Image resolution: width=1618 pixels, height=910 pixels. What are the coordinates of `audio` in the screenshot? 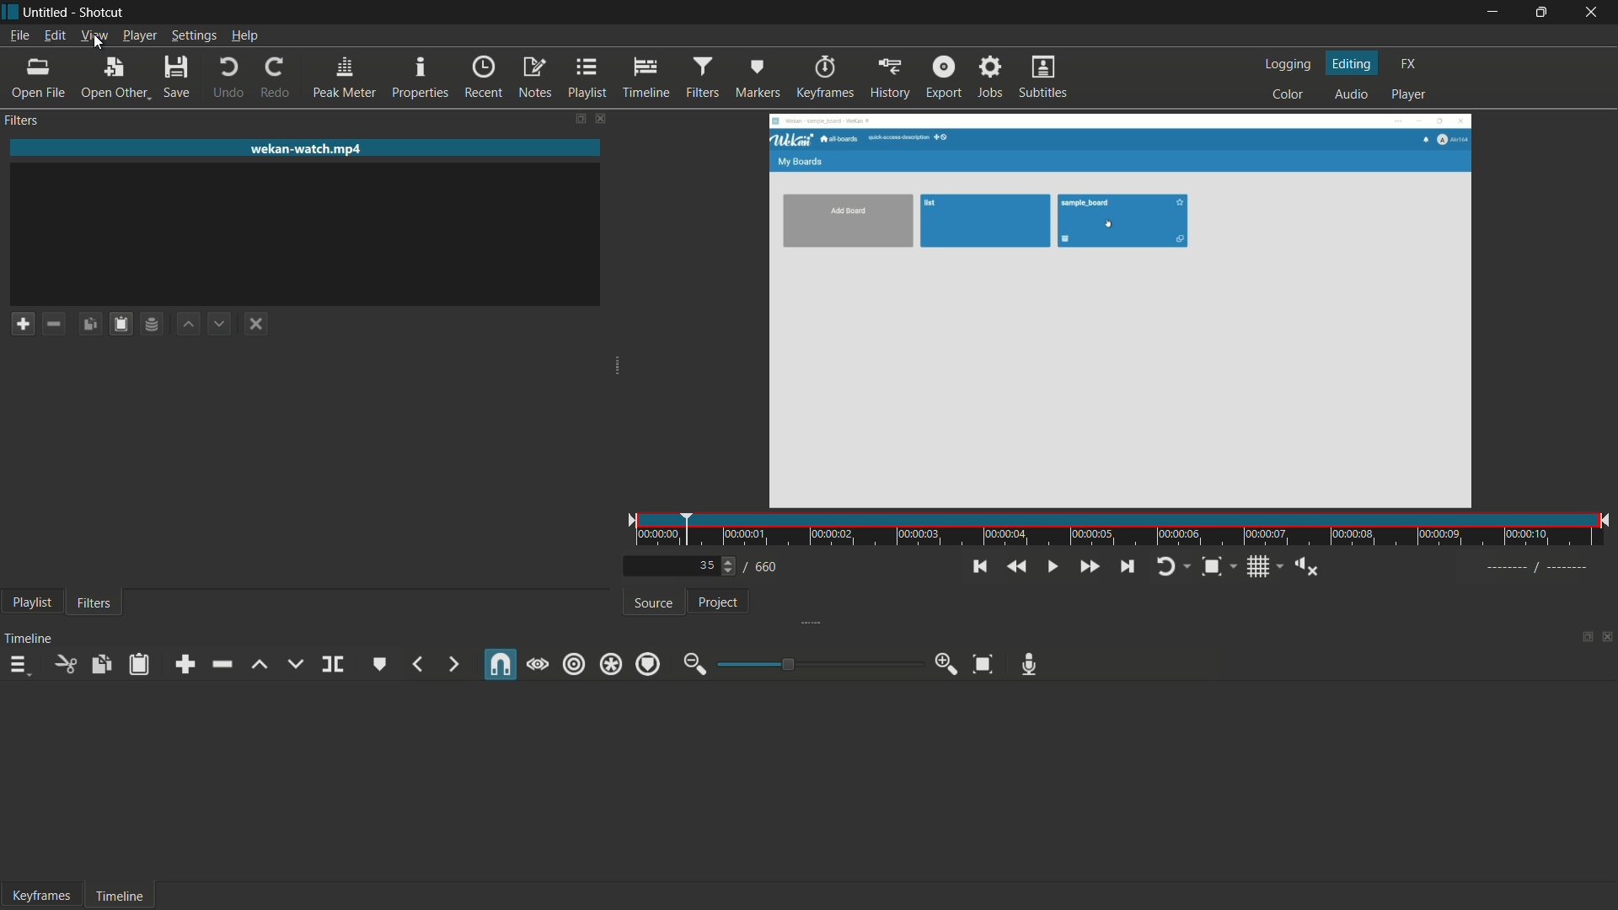 It's located at (1348, 95).